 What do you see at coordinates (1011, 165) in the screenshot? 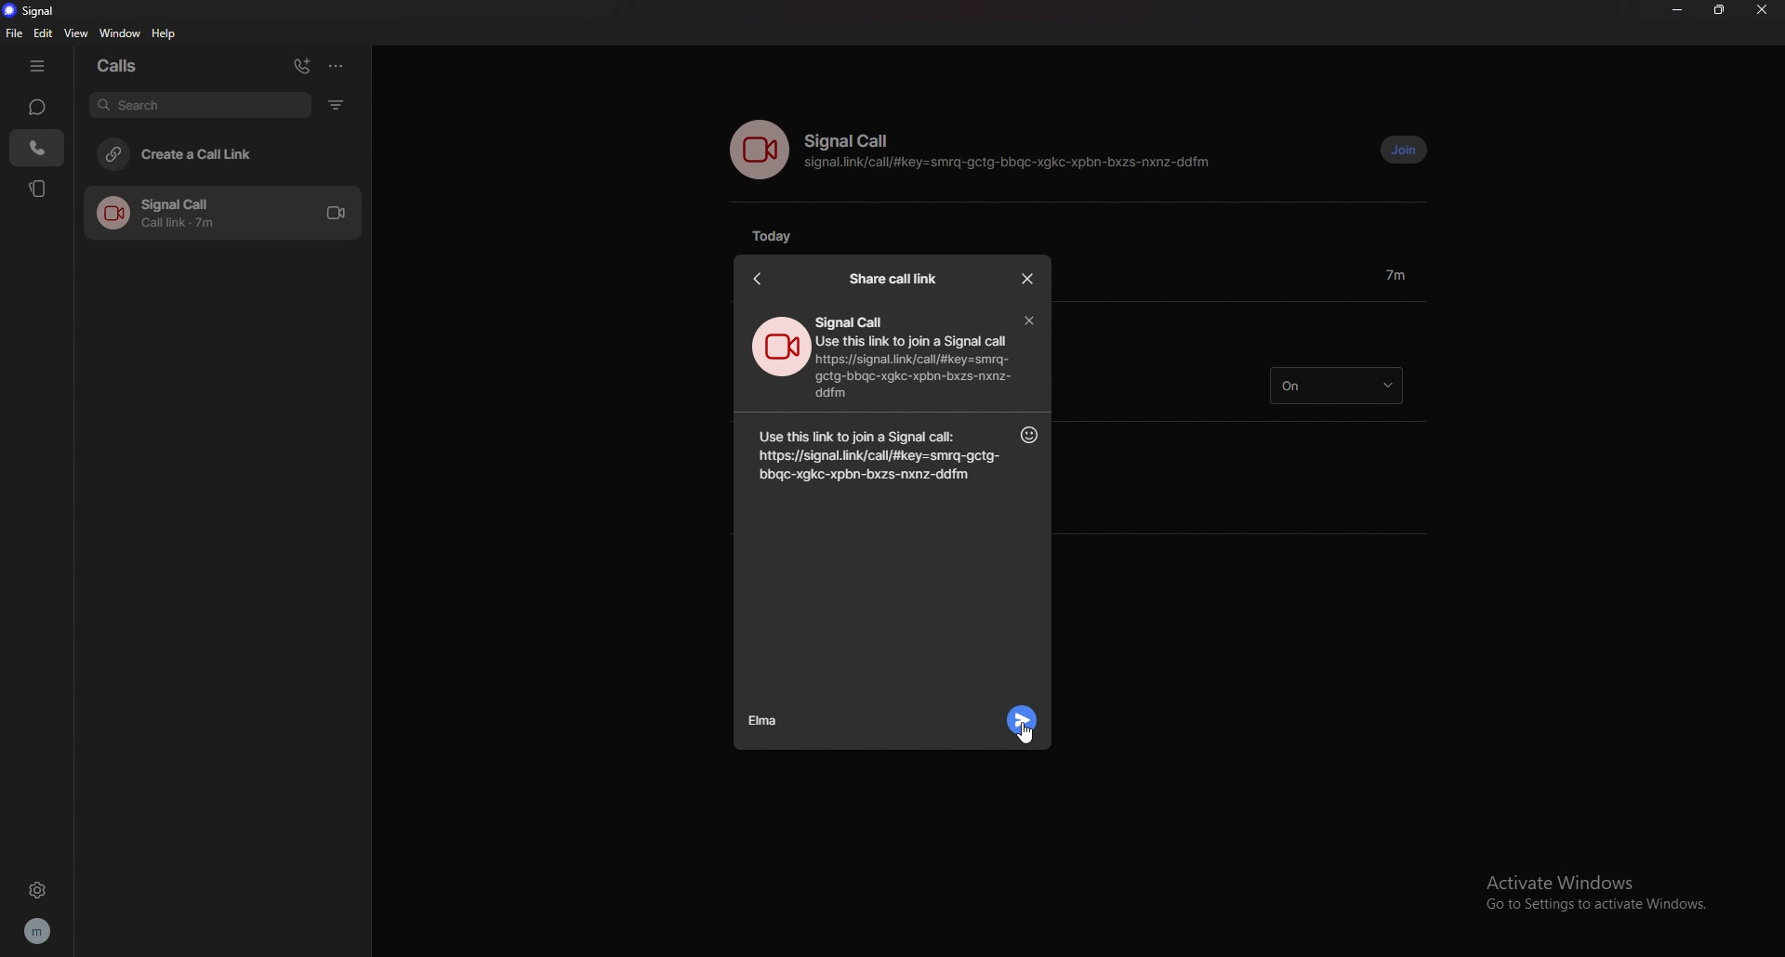
I see `signal.link/call/#key=smrq-gctg-bbqc-xgkc-xpbn-bxzs-nxnz-ddfm` at bounding box center [1011, 165].